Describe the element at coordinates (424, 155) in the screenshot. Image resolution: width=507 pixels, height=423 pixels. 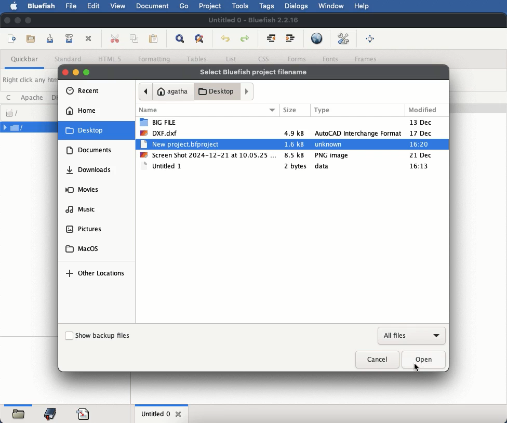
I see `21 dec` at that location.